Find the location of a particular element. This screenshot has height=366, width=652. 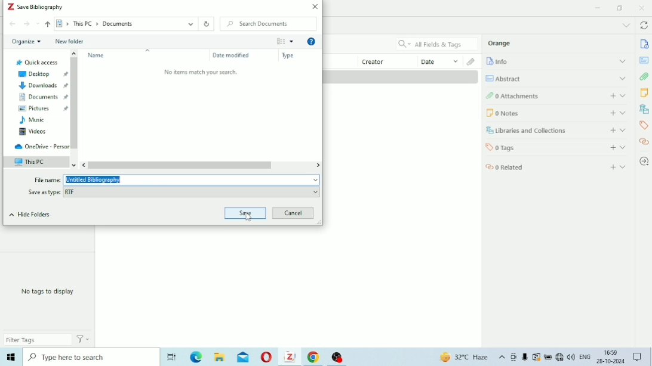

Charging, plugged in is located at coordinates (548, 357).